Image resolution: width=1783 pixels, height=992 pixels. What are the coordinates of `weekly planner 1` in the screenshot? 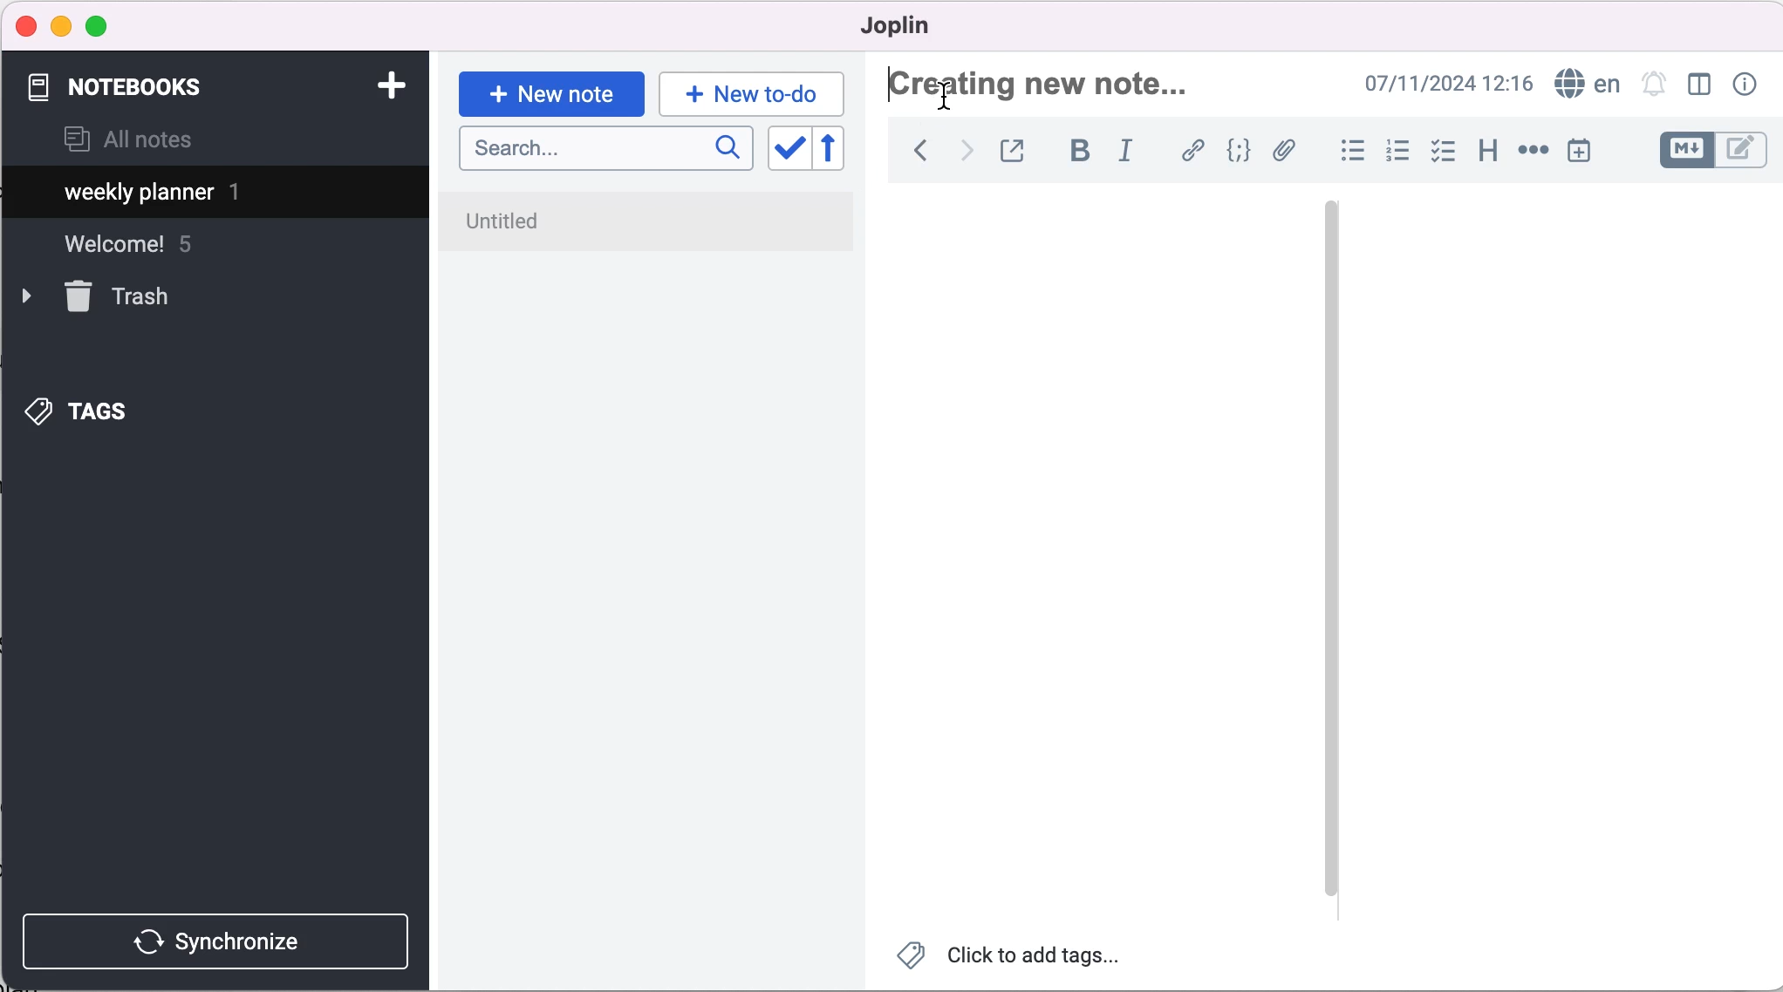 It's located at (201, 194).